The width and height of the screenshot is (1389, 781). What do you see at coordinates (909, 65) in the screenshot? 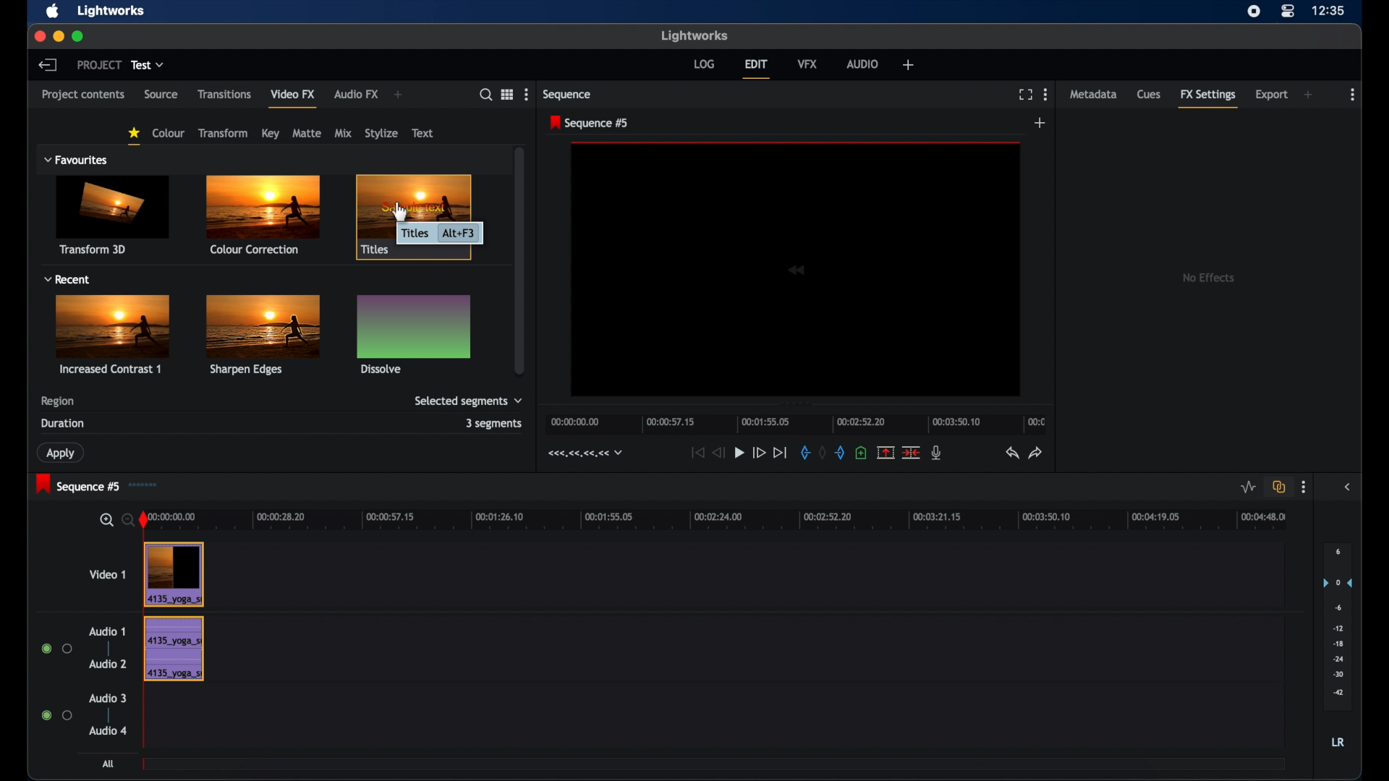
I see `add` at bounding box center [909, 65].